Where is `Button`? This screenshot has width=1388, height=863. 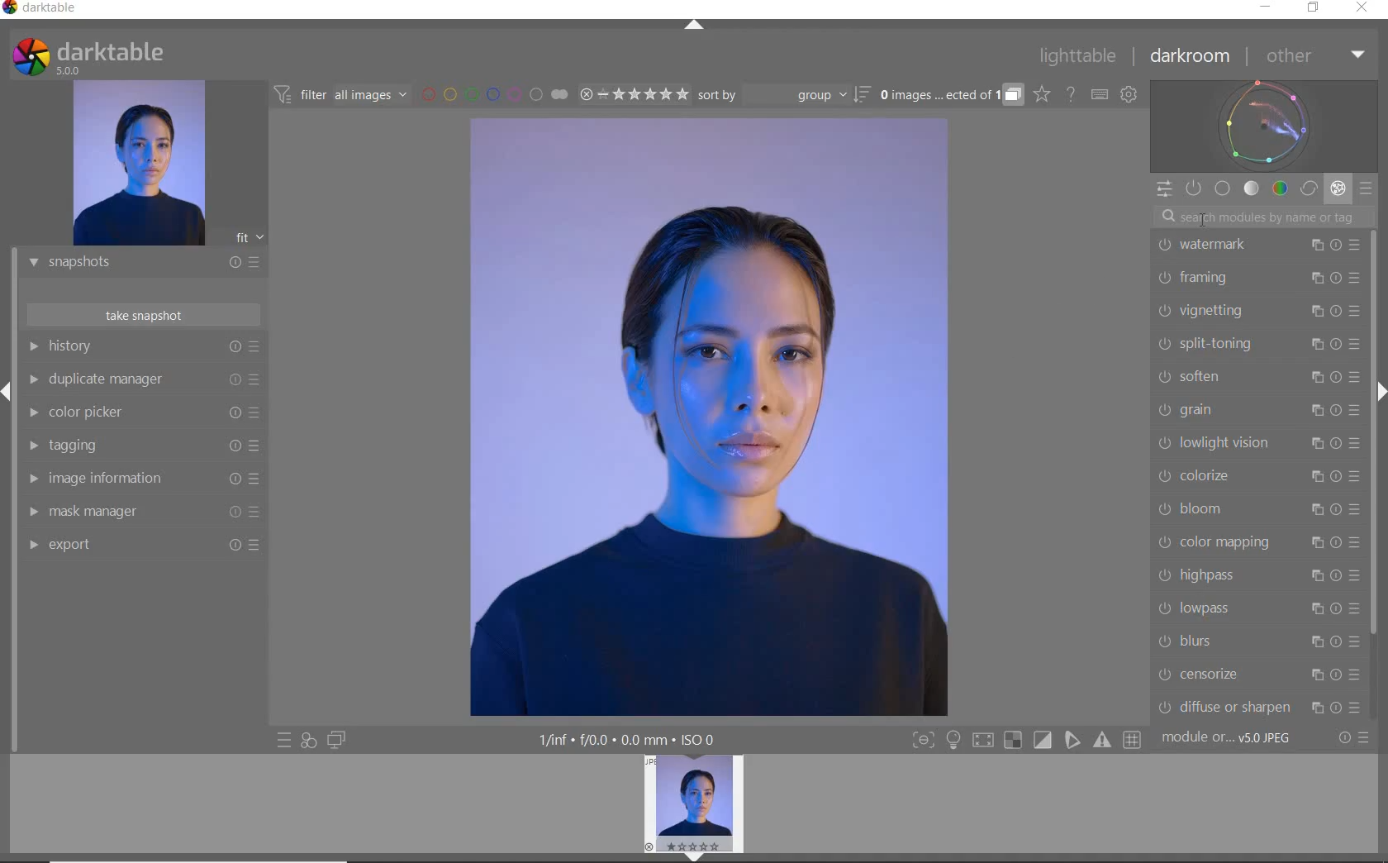
Button is located at coordinates (1043, 741).